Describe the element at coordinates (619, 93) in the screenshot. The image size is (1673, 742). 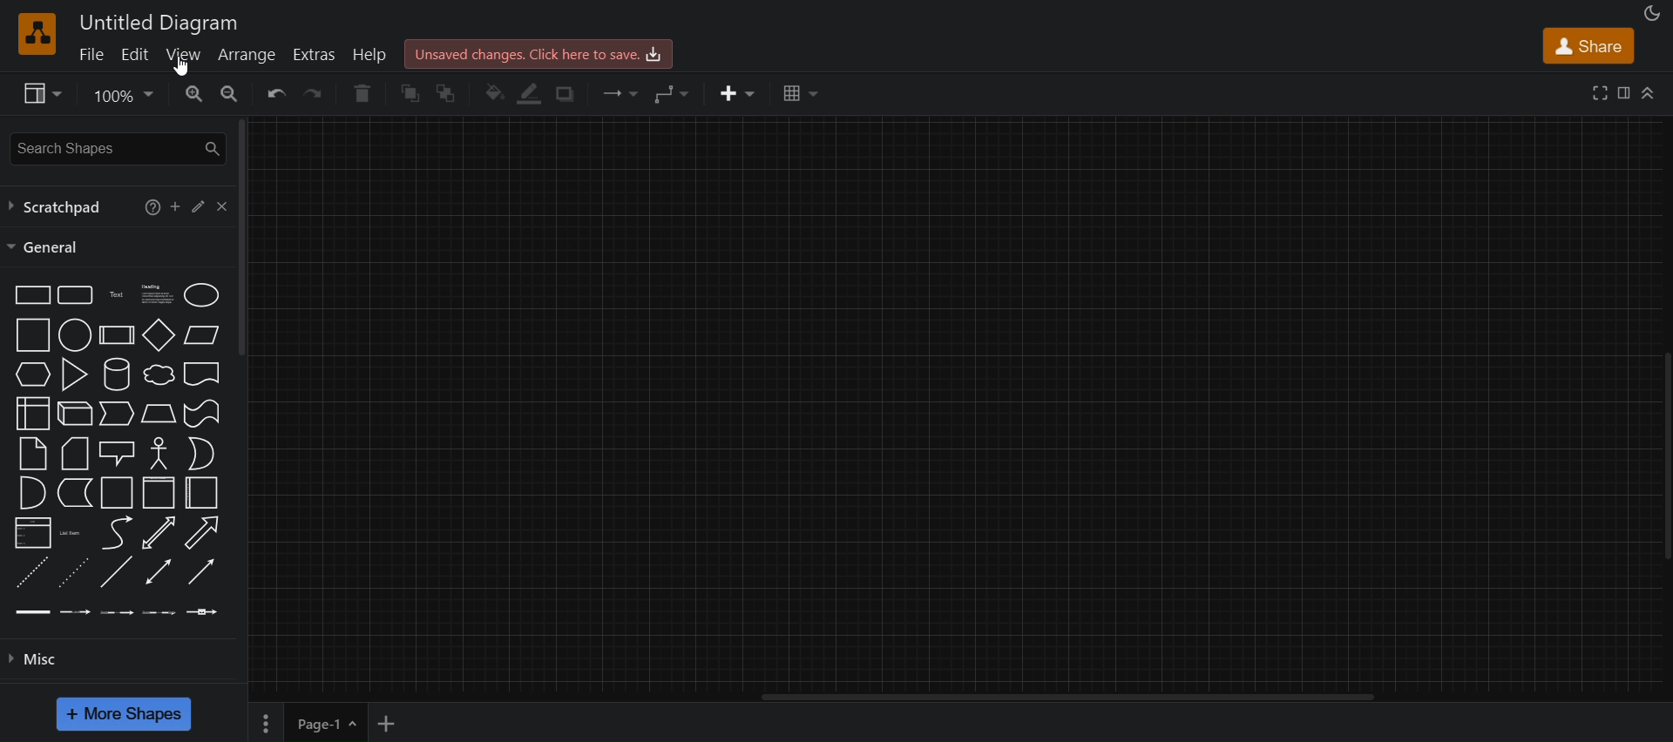
I see `connection` at that location.